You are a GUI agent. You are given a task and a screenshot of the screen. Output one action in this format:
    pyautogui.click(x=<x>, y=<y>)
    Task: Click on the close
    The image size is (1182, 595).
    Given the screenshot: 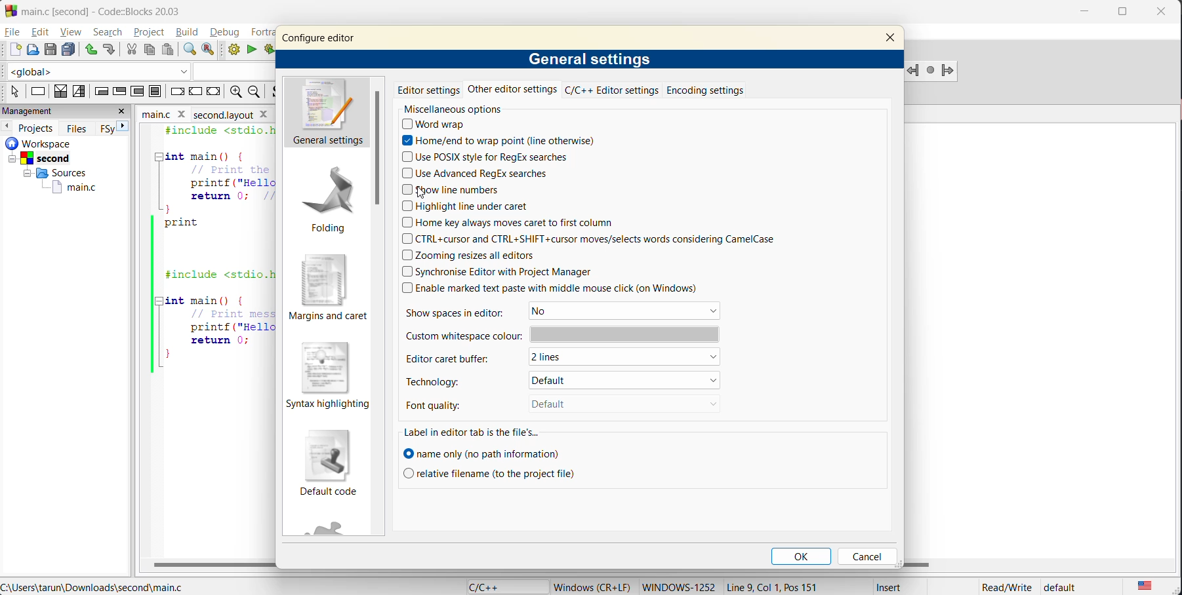 What is the action you would take?
    pyautogui.click(x=182, y=113)
    